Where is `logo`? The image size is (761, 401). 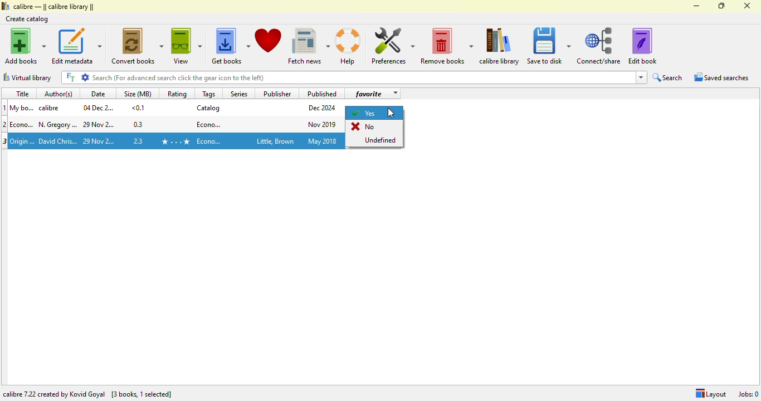
logo is located at coordinates (5, 6).